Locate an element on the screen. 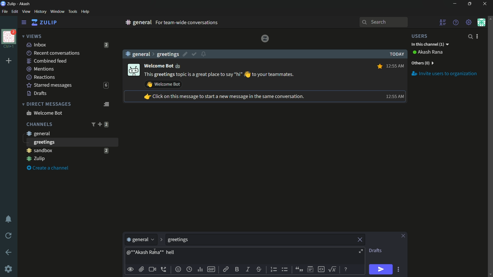 The height and width of the screenshot is (277, 493). This greeting topic is a great place to say hi to your teammates is located at coordinates (220, 75).